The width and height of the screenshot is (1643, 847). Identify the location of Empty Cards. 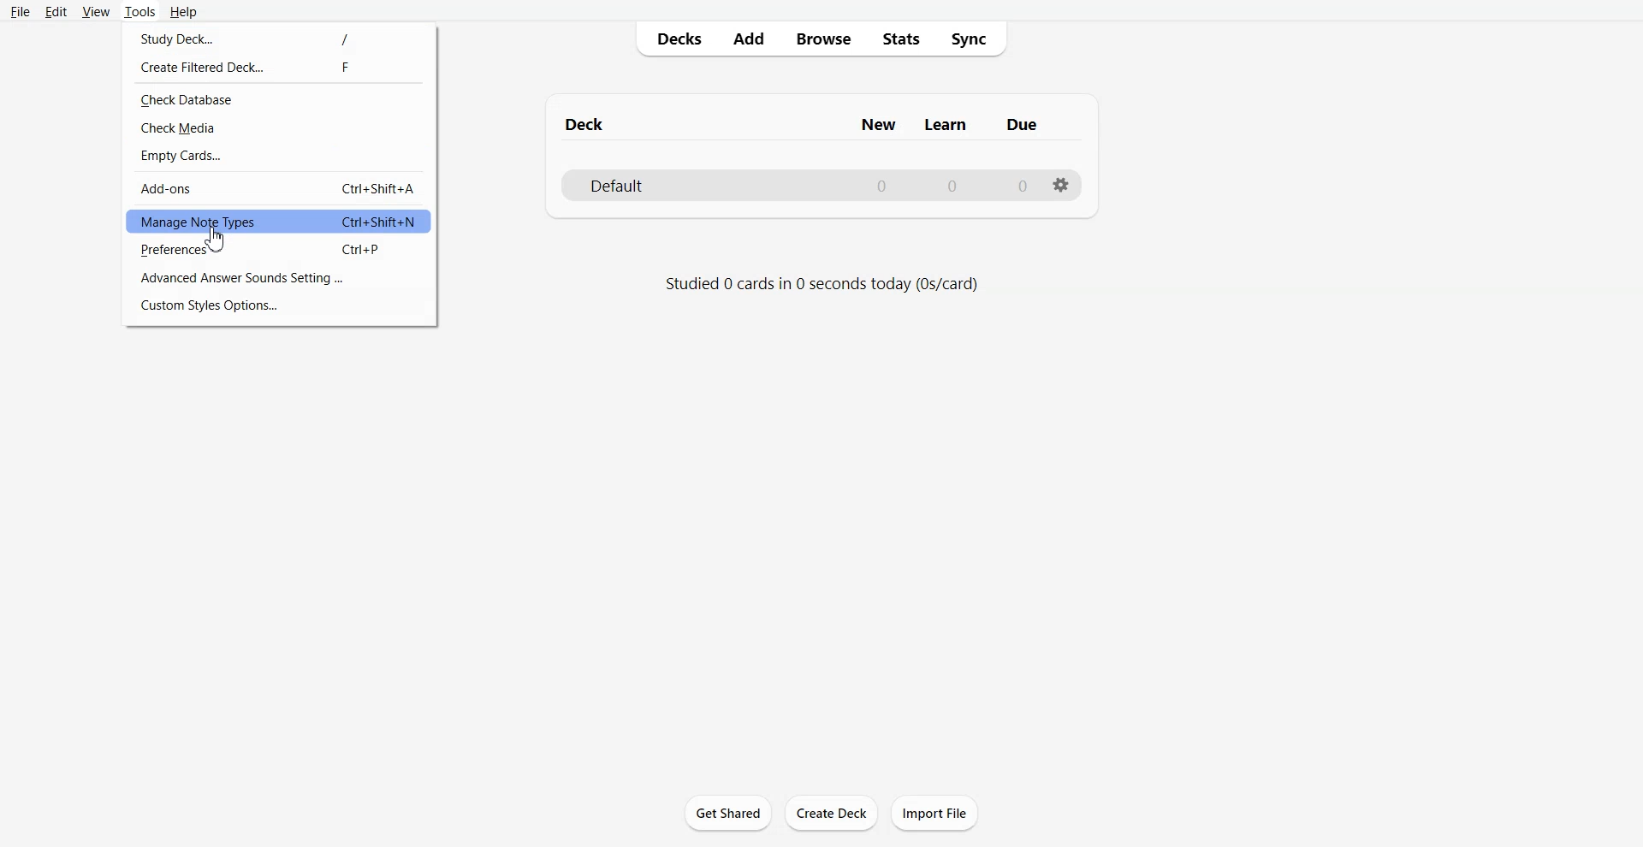
(278, 157).